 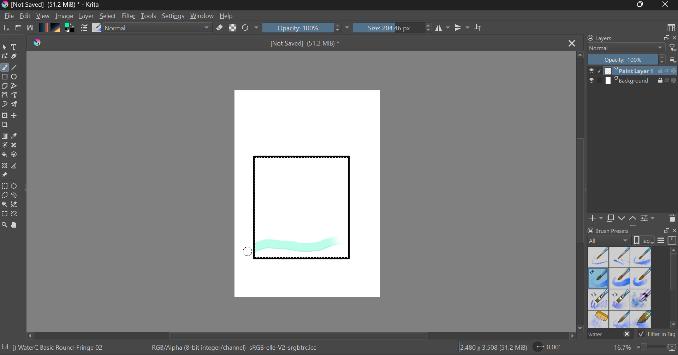 I want to click on View, so click(x=43, y=16).